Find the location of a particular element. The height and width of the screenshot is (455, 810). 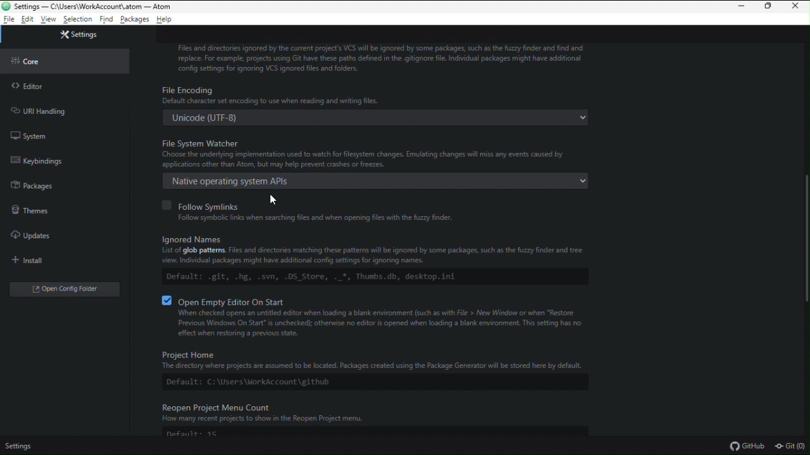

Close is located at coordinates (798, 8).